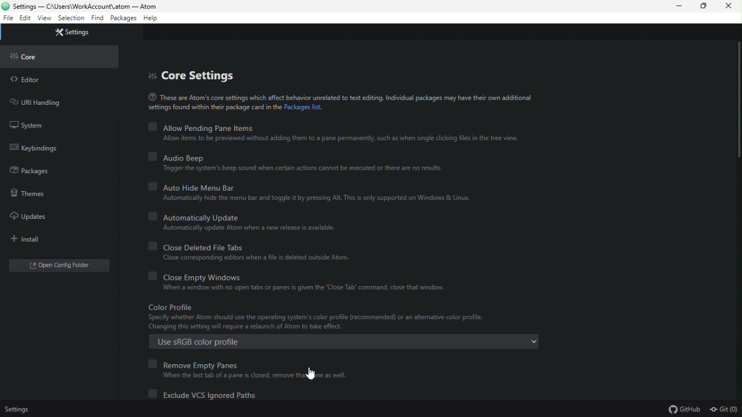  Describe the element at coordinates (735, 142) in the screenshot. I see `slider` at that location.